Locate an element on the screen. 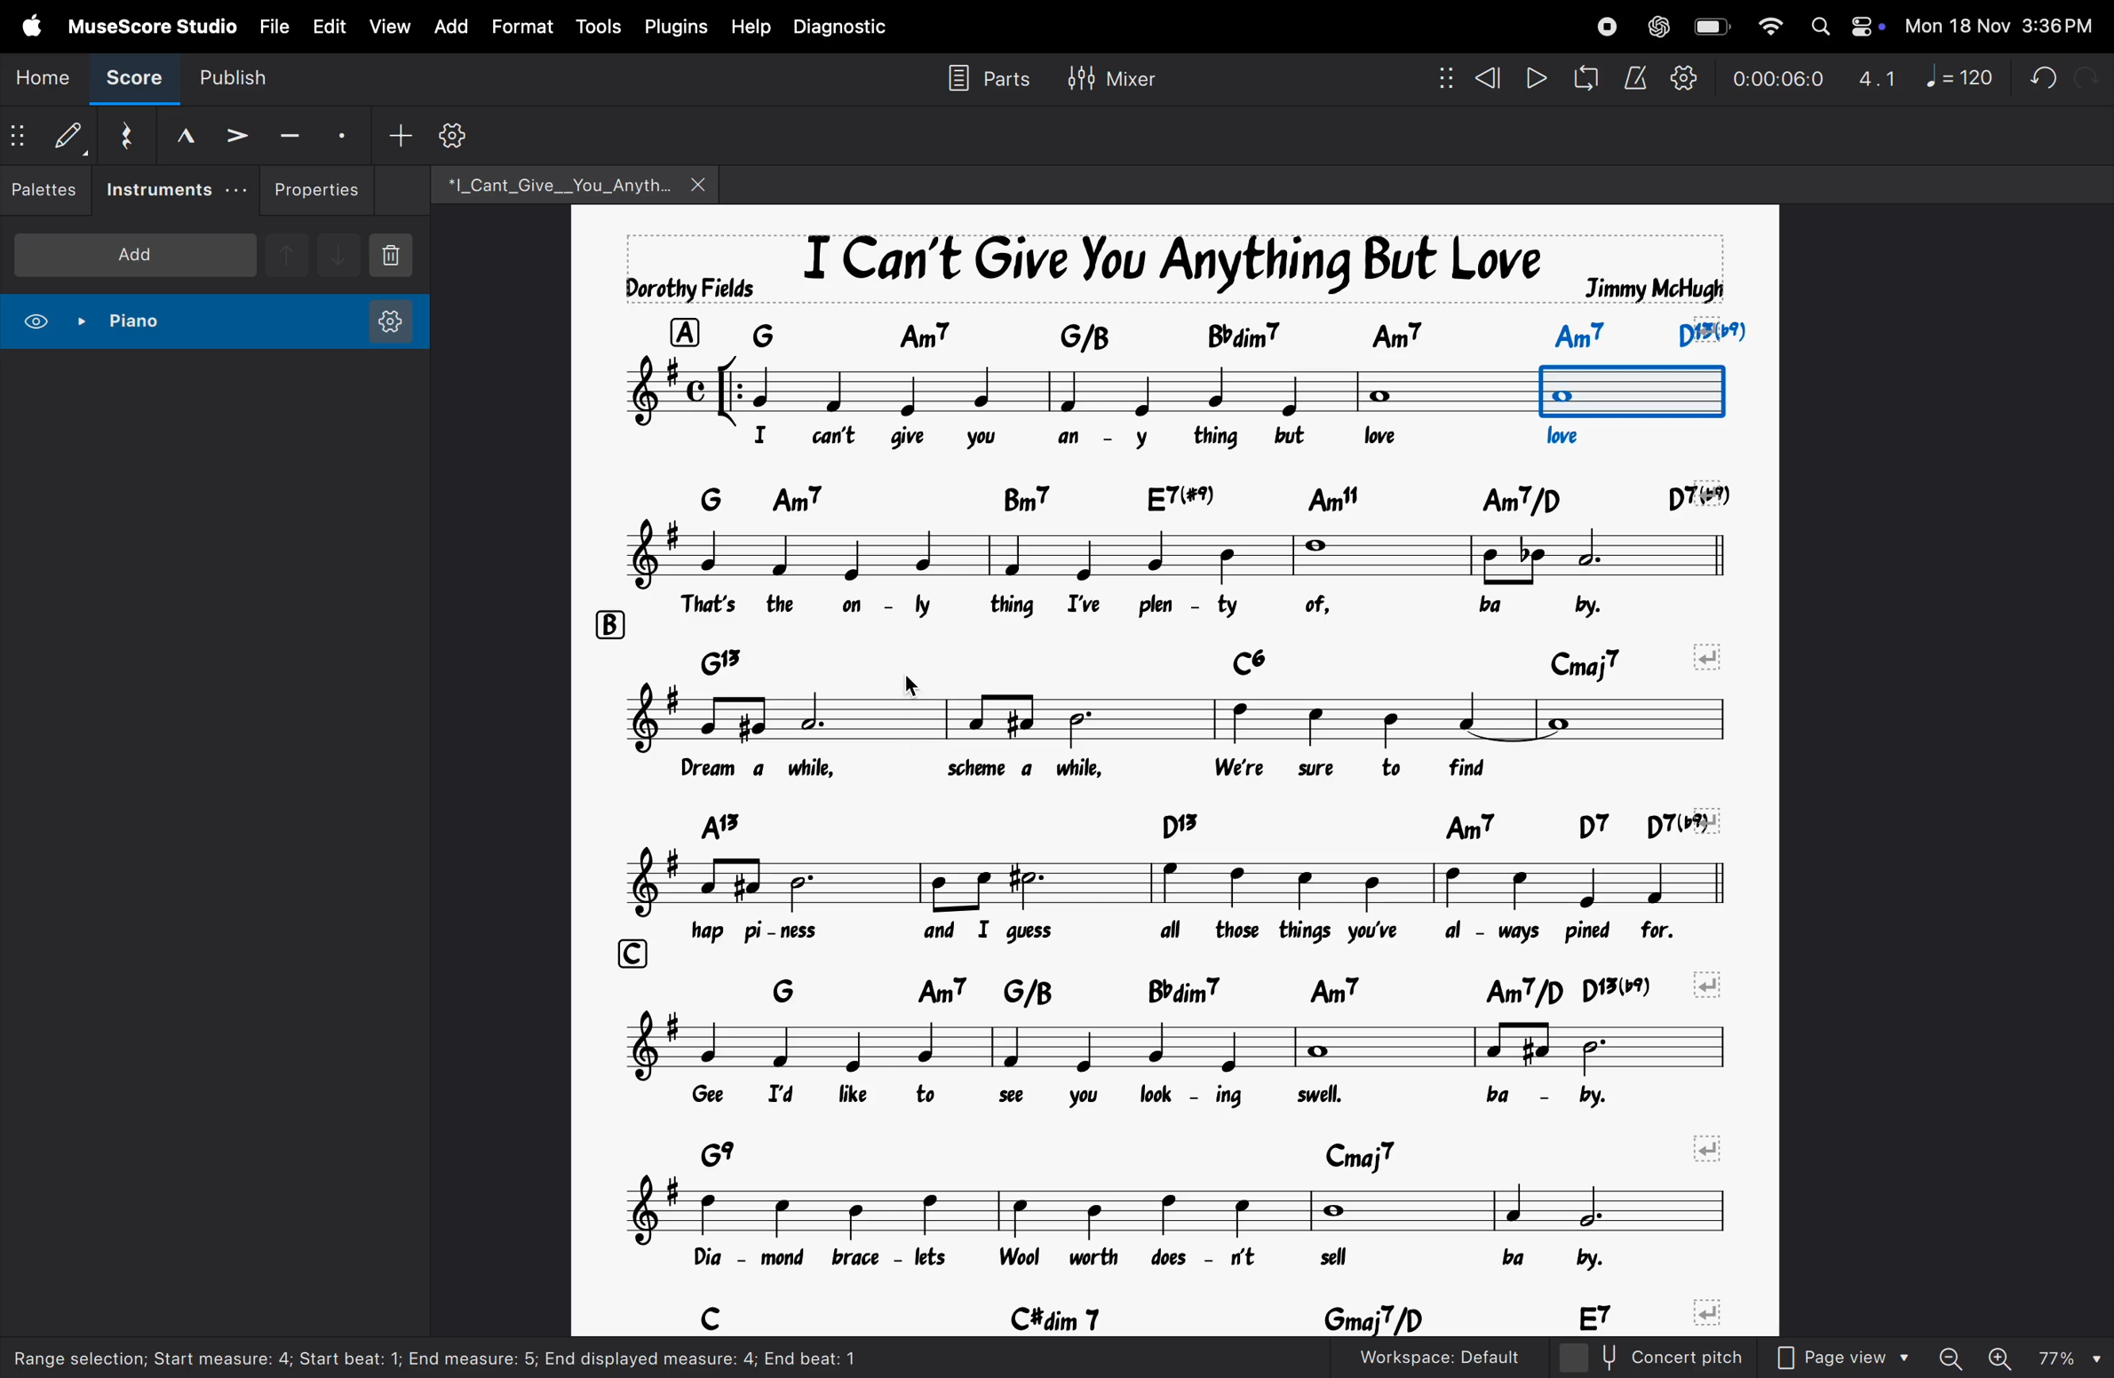 The width and height of the screenshot is (2114, 1378). record is located at coordinates (1606, 26).